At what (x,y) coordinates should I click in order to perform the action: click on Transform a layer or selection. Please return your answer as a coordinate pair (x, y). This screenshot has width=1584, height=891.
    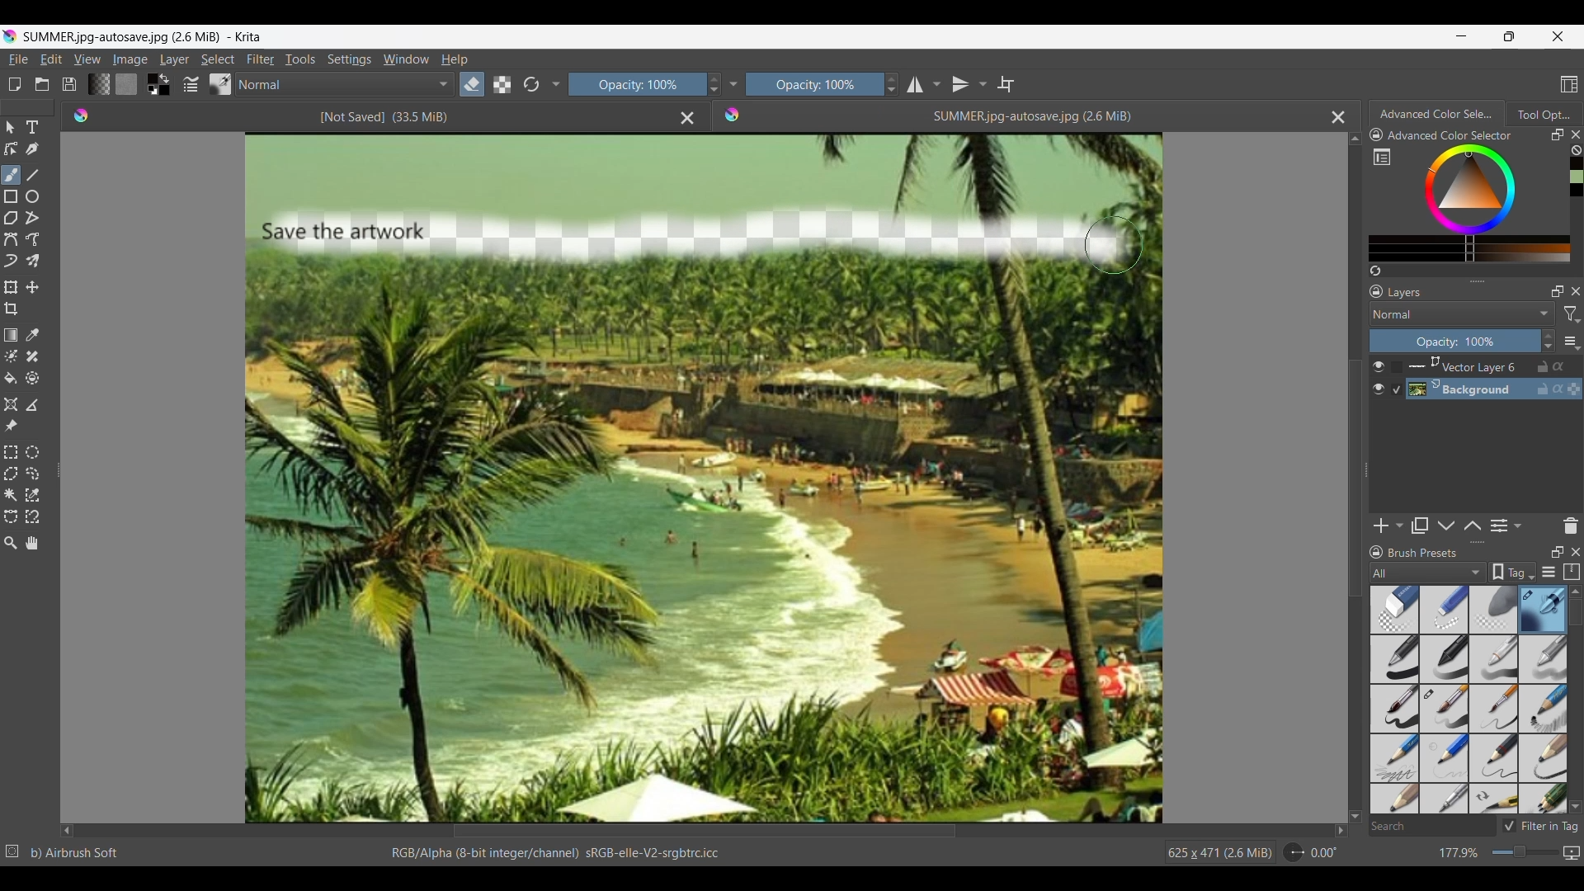
    Looking at the image, I should click on (12, 287).